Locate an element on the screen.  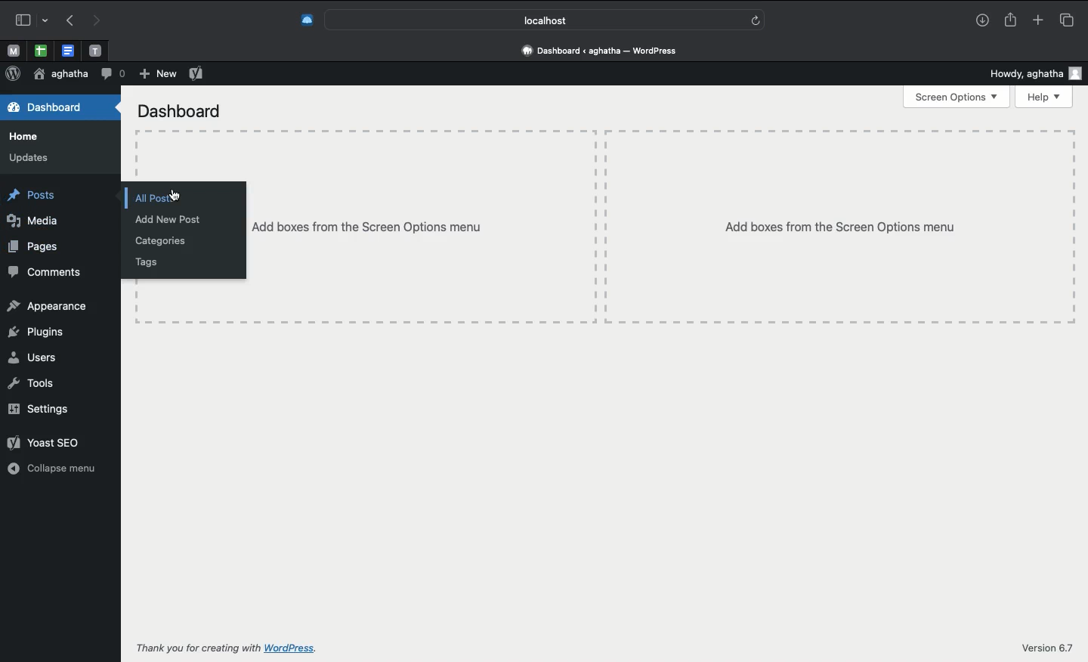
Sidebar is located at coordinates (28, 20).